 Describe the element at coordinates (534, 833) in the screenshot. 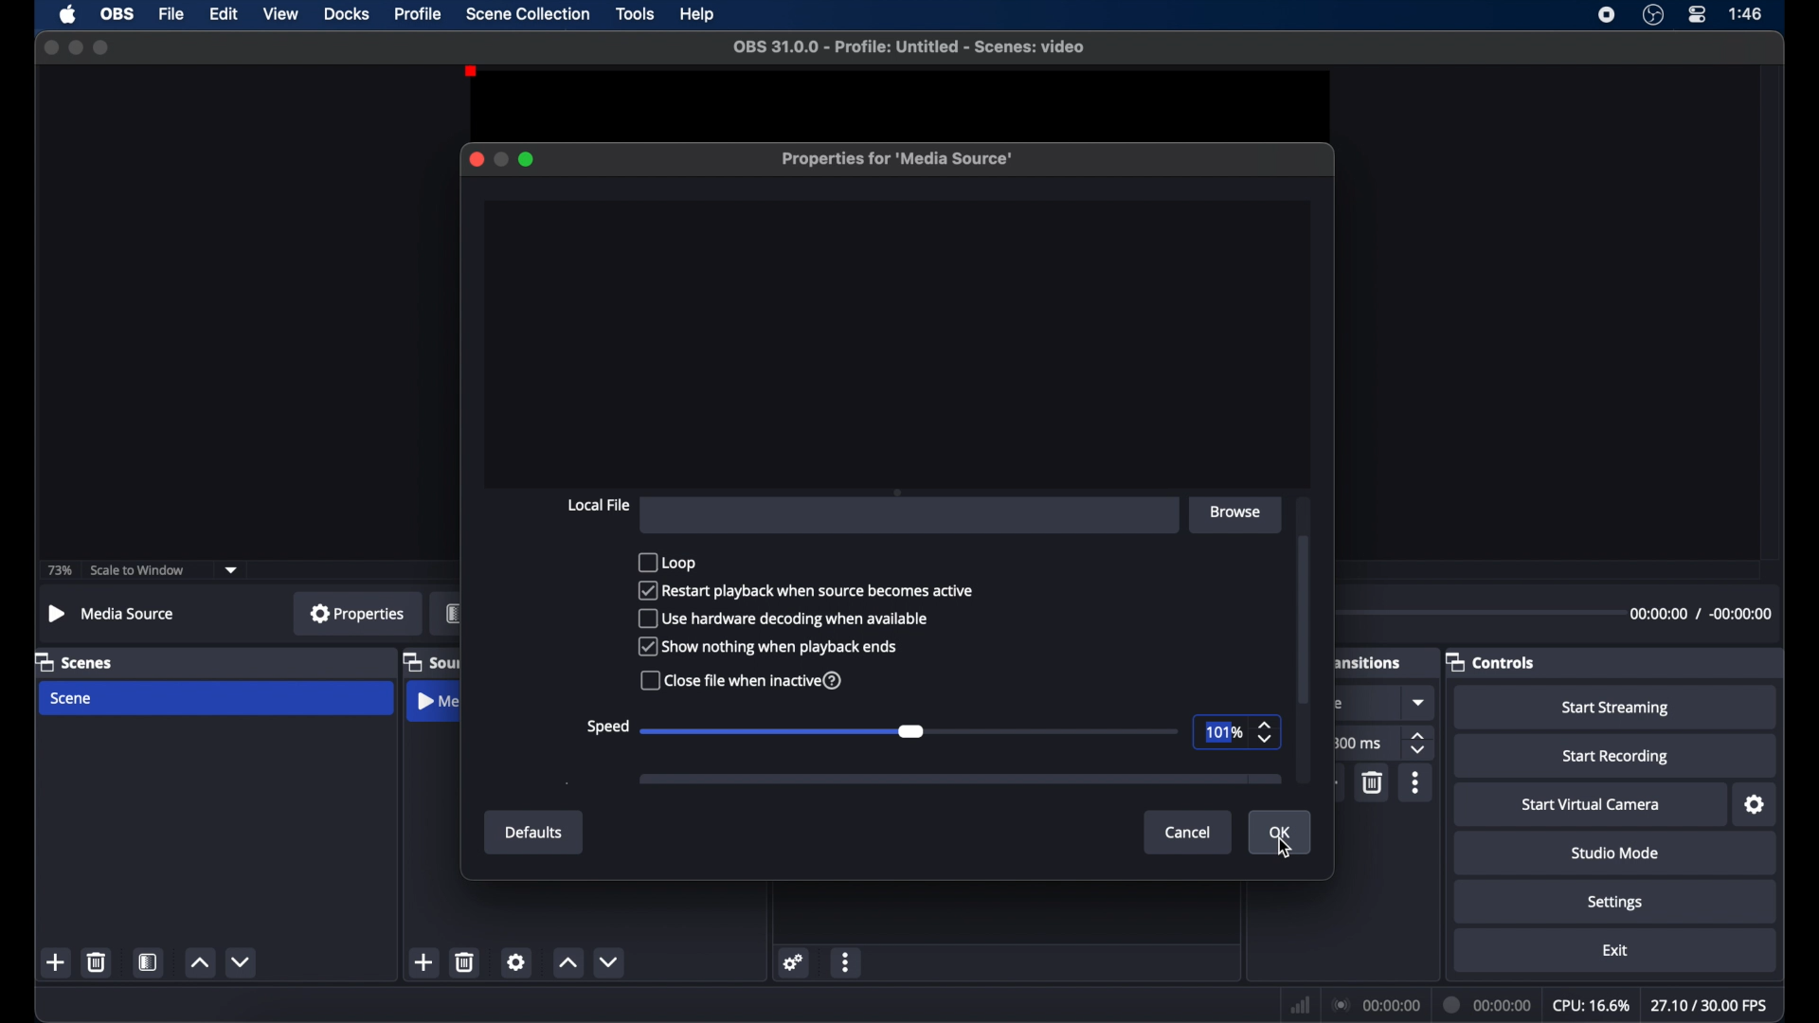

I see `defaults` at that location.